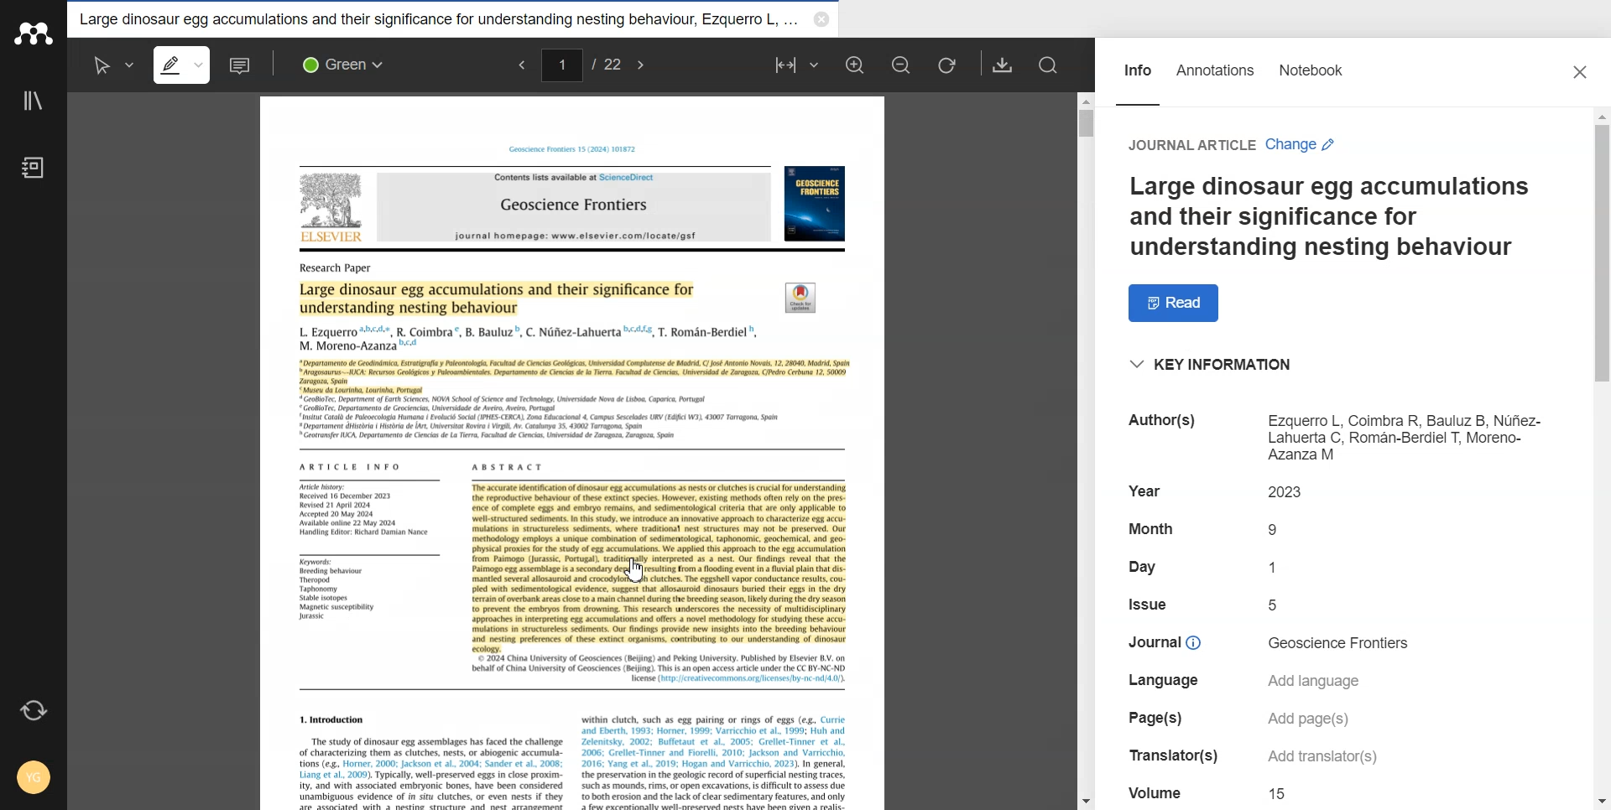 The width and height of the screenshot is (1611, 810). I want to click on text, so click(1153, 421).